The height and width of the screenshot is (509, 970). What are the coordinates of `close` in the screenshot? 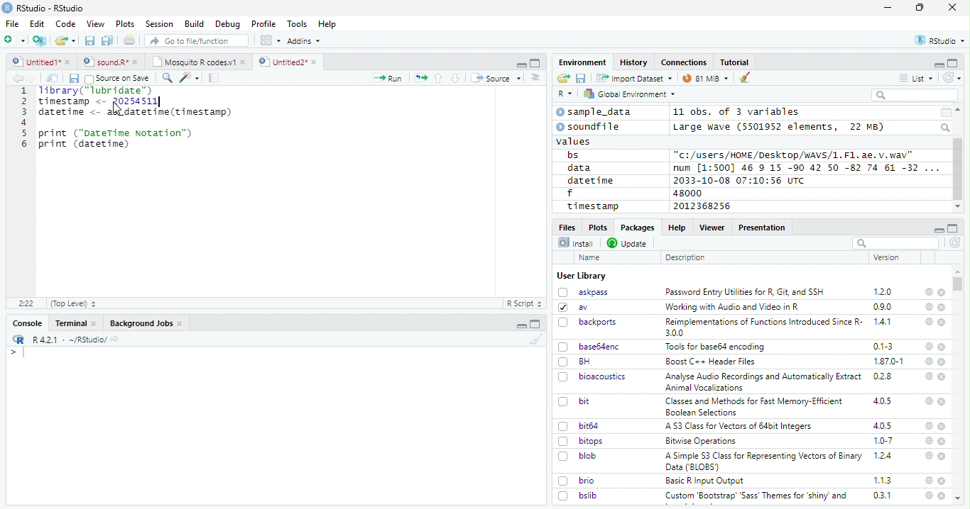 It's located at (942, 308).